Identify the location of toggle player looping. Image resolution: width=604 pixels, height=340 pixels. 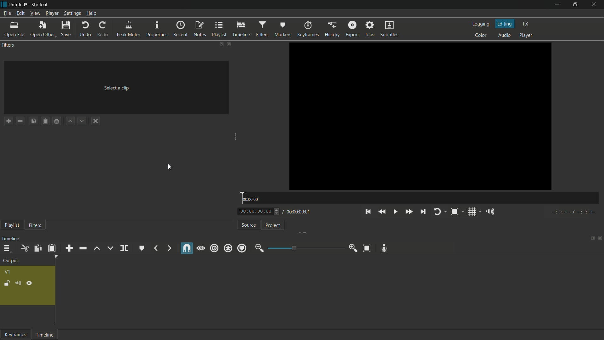
(437, 212).